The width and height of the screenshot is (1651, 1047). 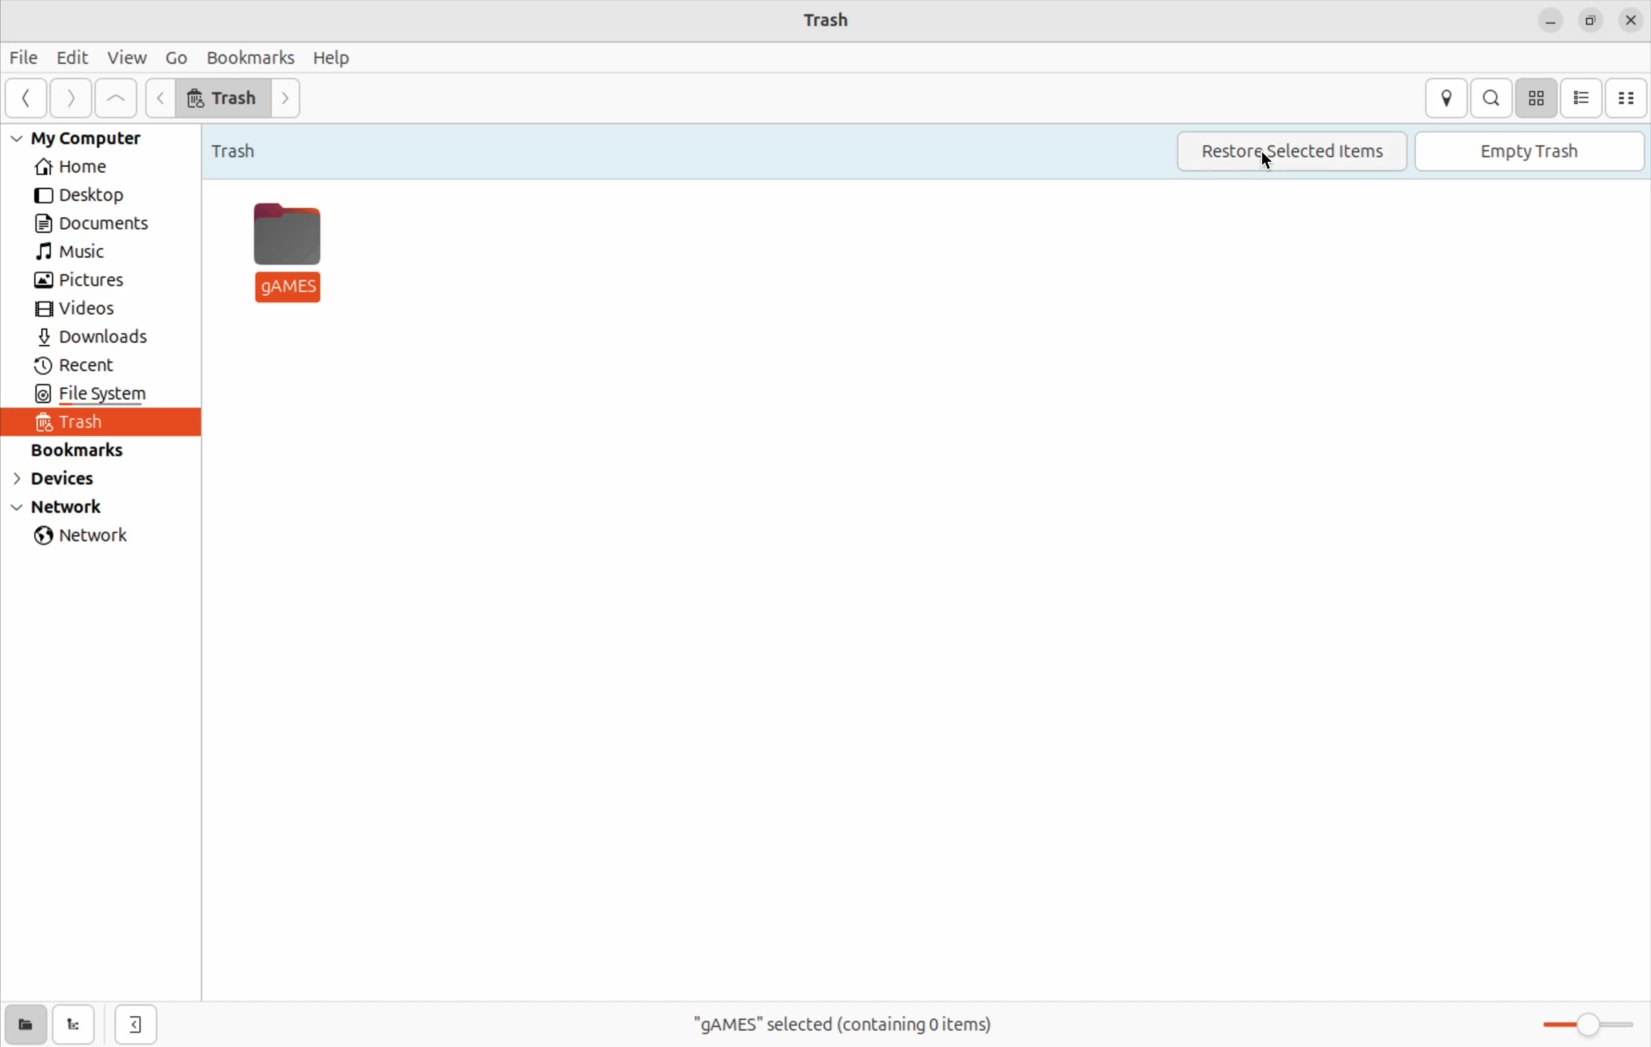 I want to click on minimize, so click(x=1550, y=21).